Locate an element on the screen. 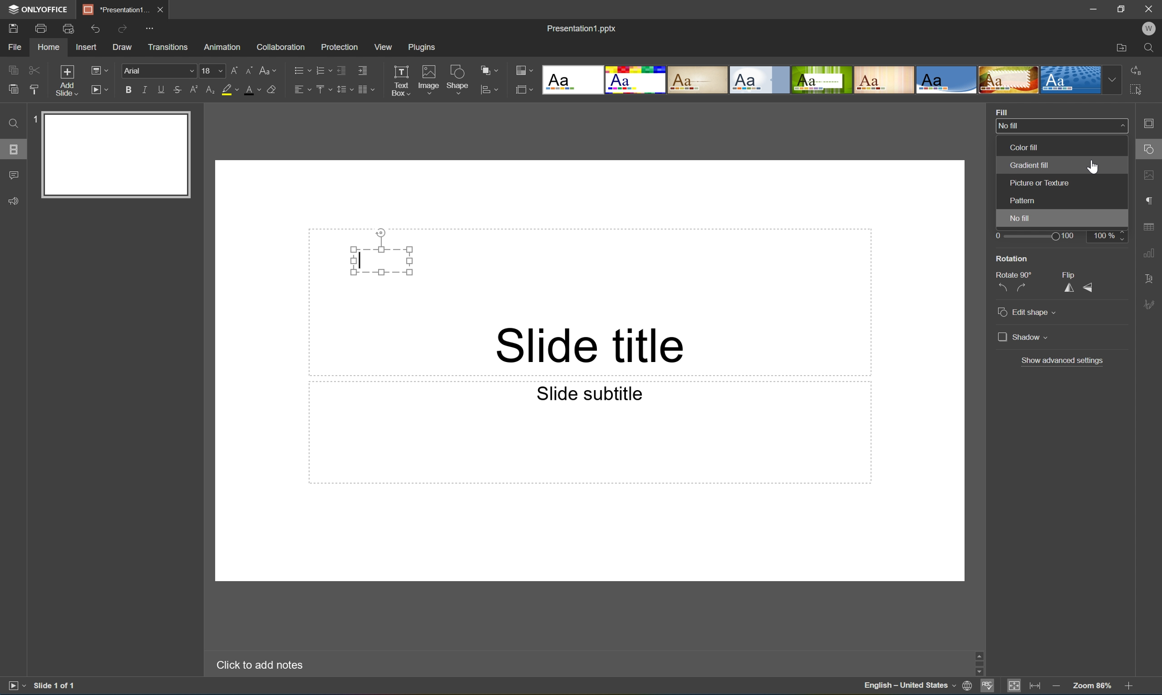  Rotate 90° is located at coordinates (1014, 274).